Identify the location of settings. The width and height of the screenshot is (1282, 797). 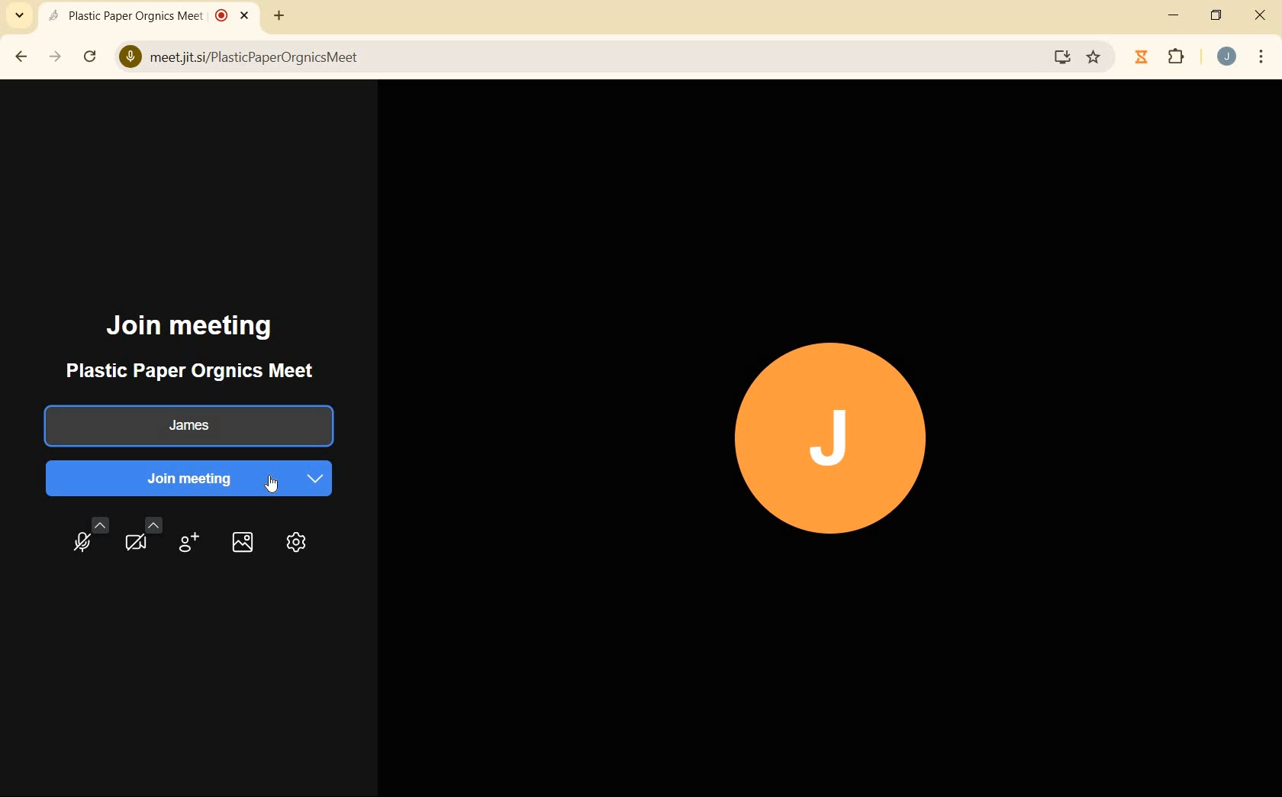
(295, 544).